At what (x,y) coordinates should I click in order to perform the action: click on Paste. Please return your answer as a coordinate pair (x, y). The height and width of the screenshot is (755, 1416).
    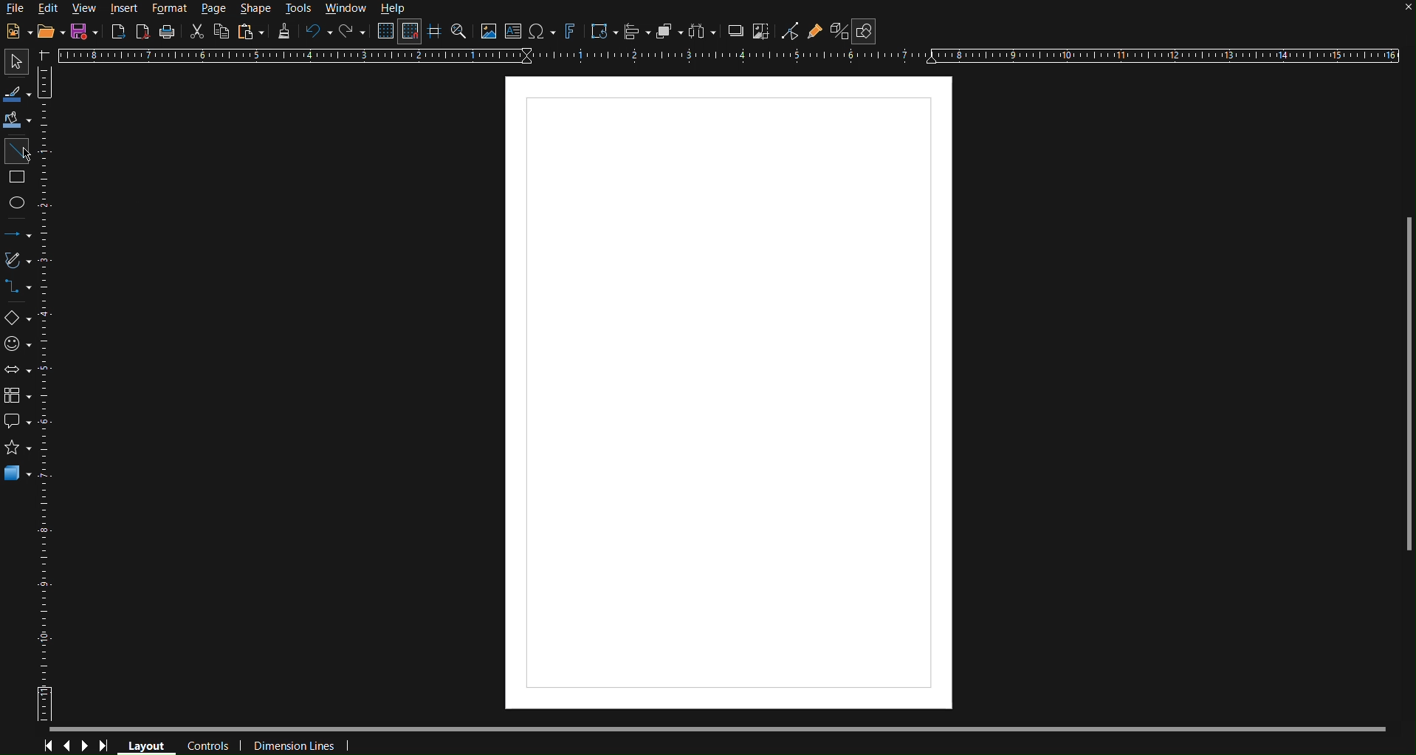
    Looking at the image, I should click on (250, 32).